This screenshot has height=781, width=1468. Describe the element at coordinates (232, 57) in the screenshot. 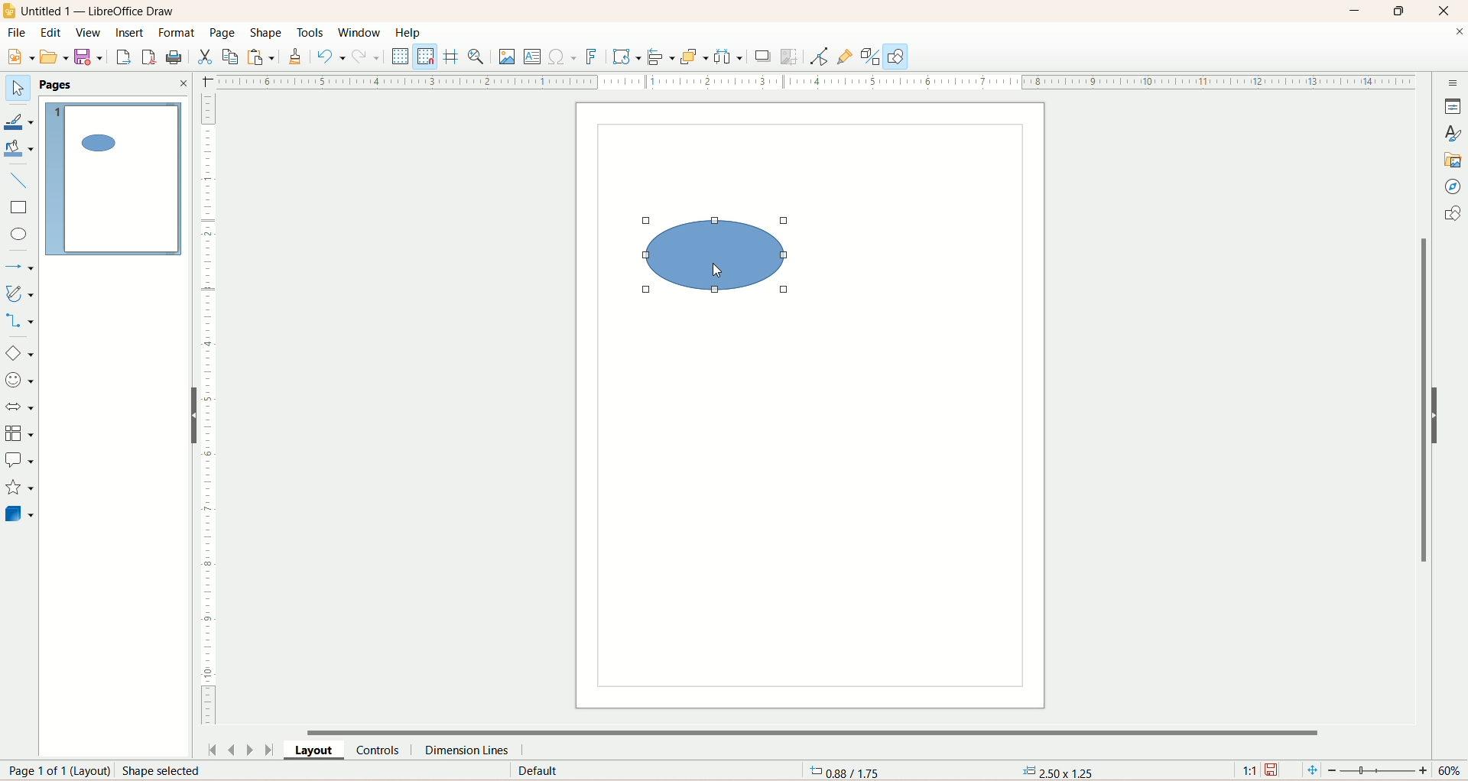

I see `copy` at that location.